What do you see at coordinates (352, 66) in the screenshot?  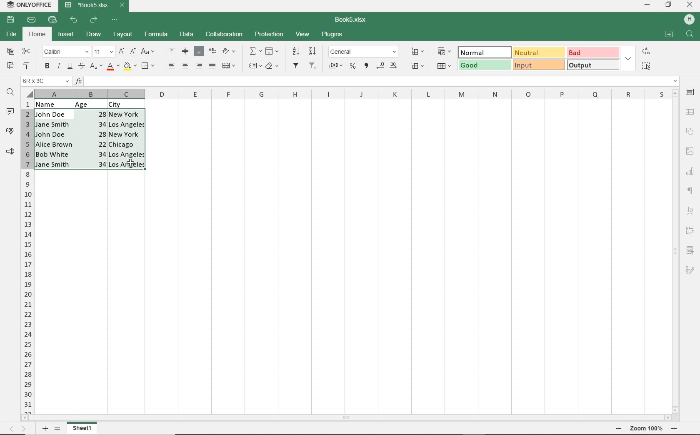 I see `PERCENT STYLE` at bounding box center [352, 66].